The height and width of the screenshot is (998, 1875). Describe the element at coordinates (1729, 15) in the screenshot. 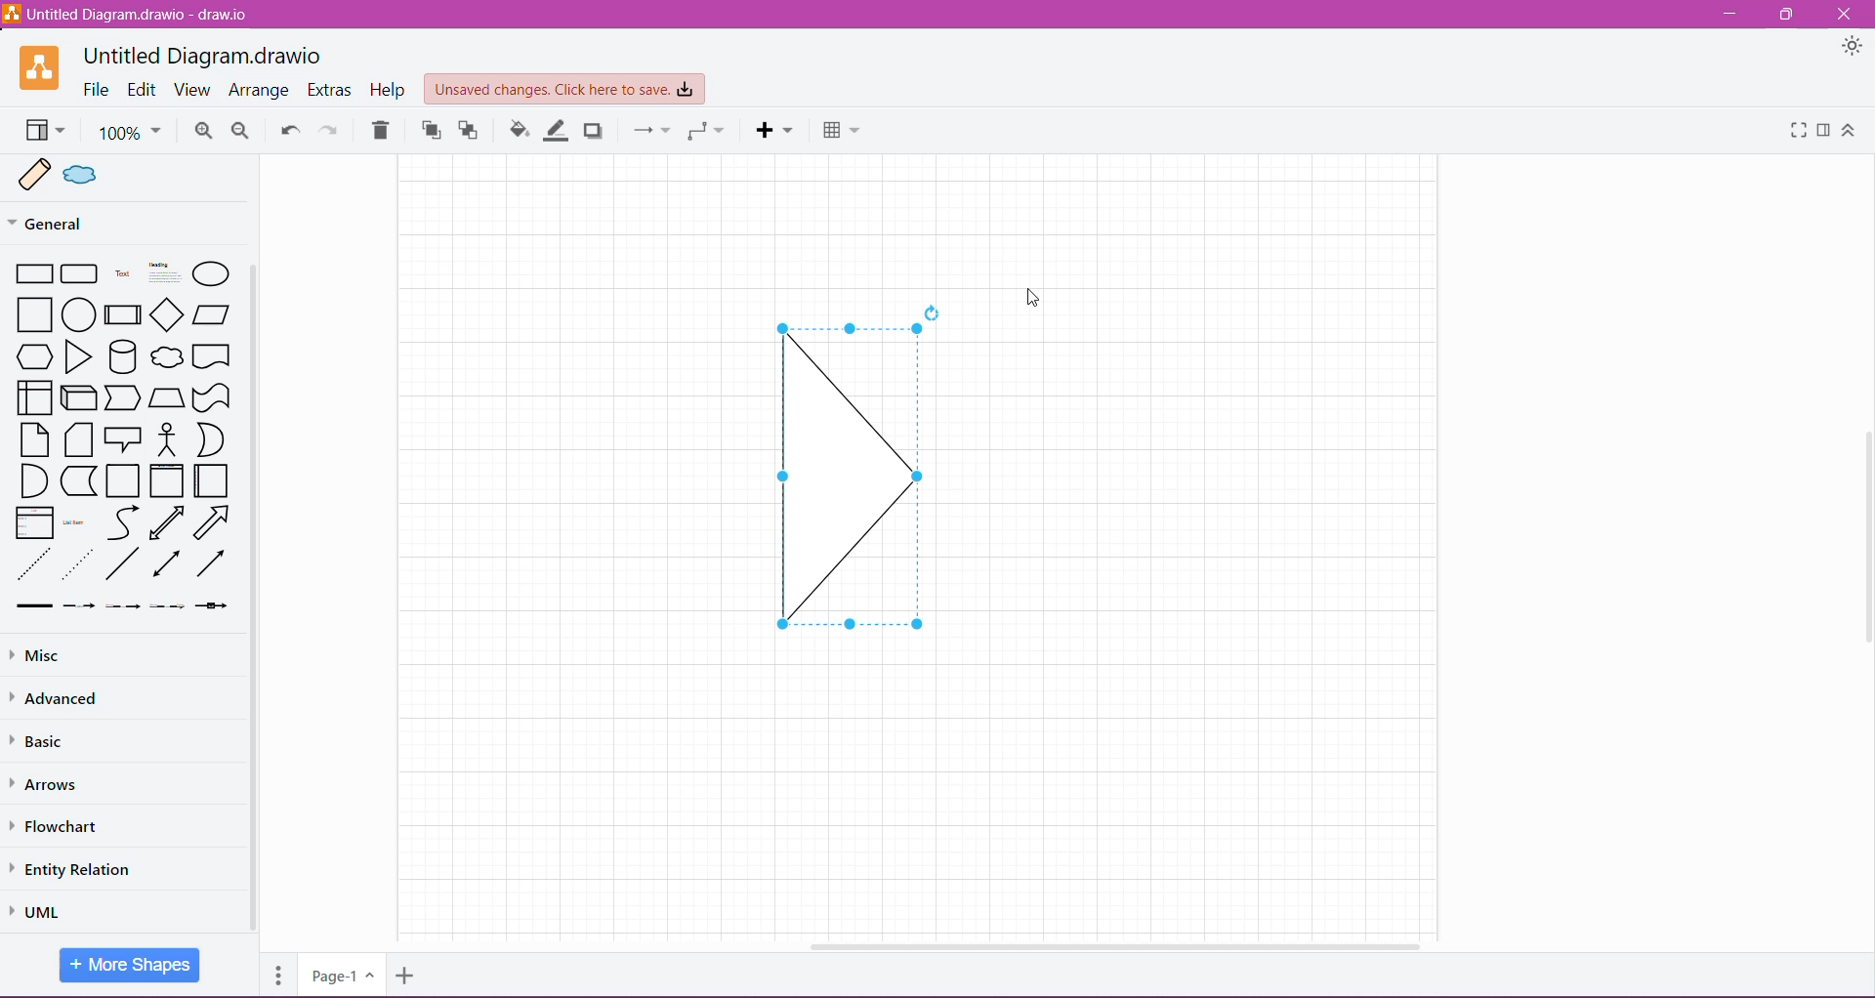

I see `Minimize` at that location.